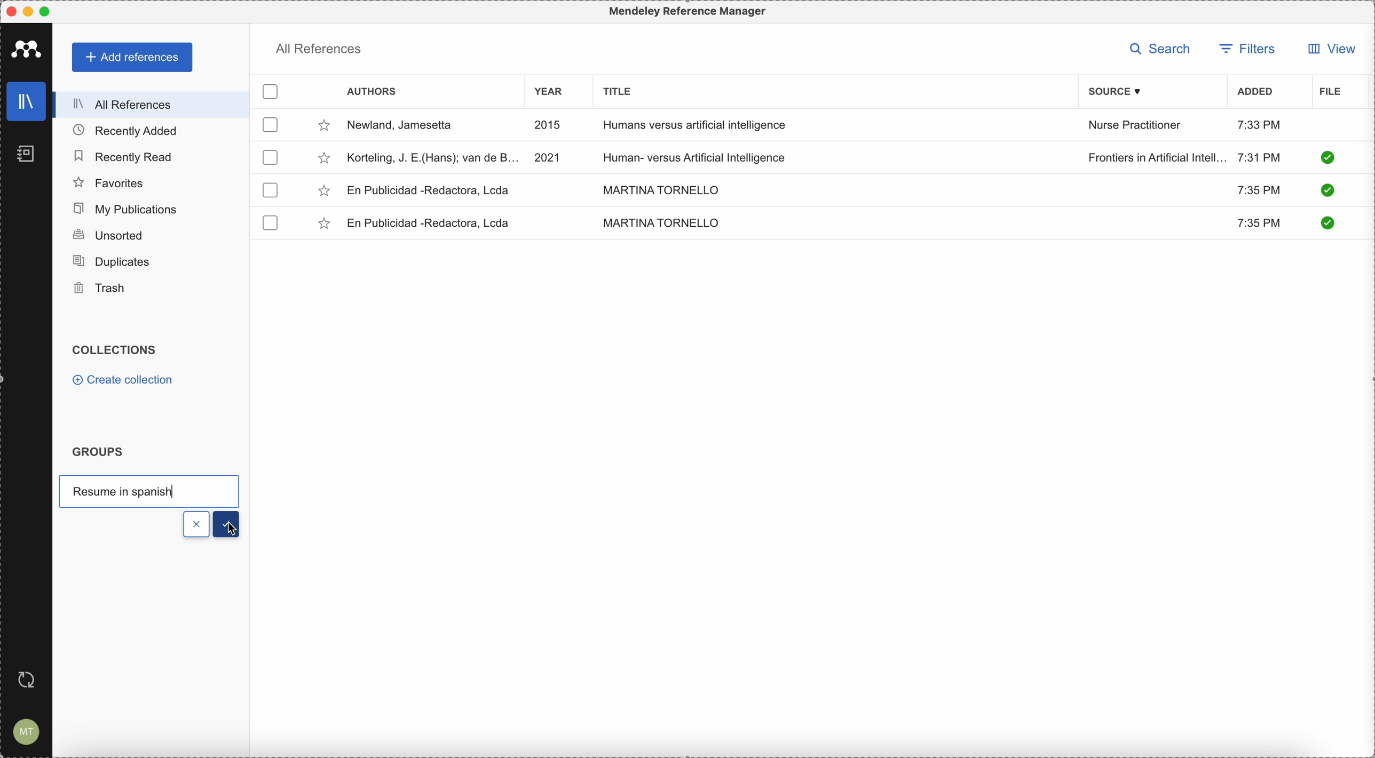  I want to click on file, so click(1330, 92).